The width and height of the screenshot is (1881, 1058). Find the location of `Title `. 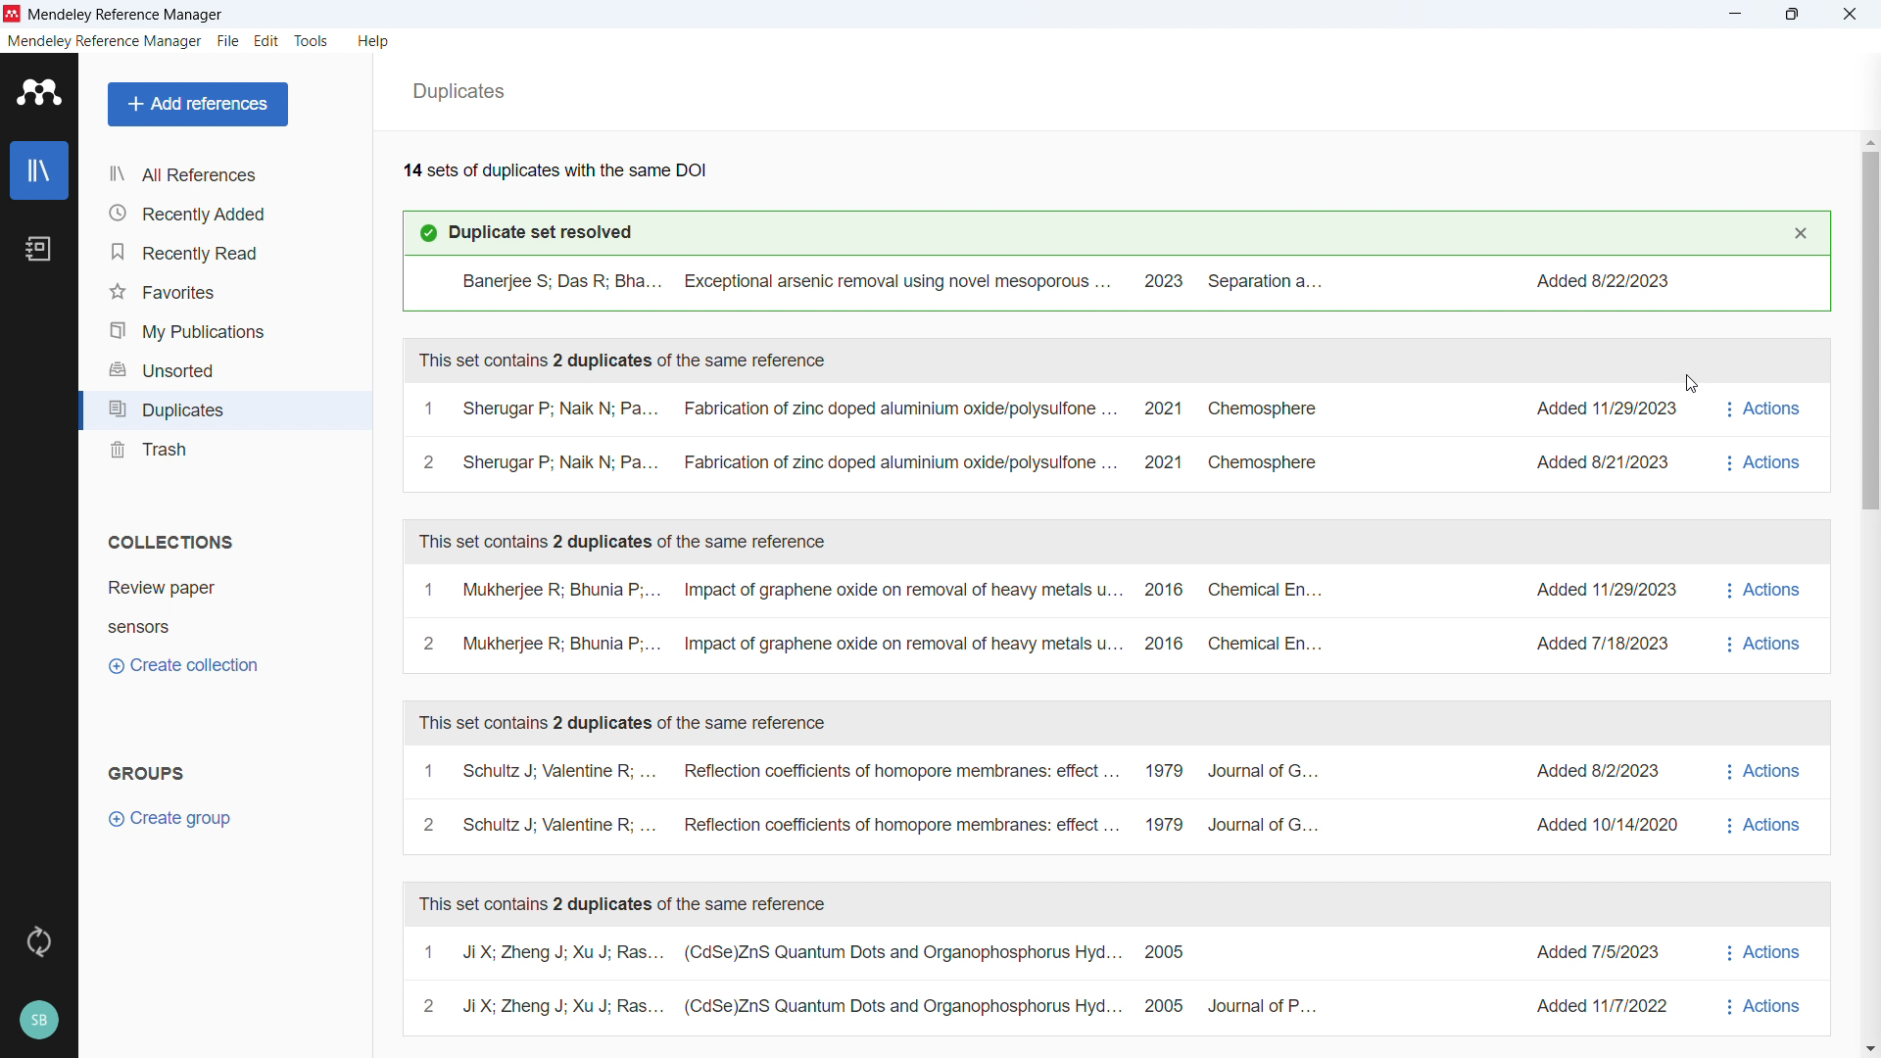

Title  is located at coordinates (128, 16).